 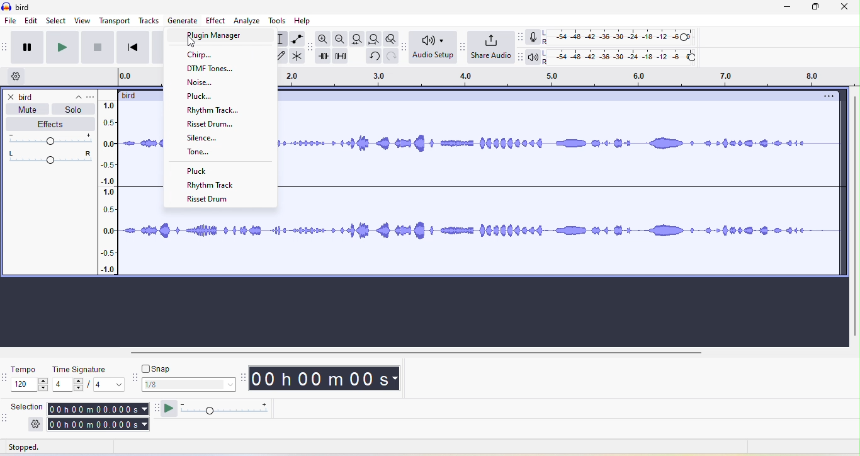 What do you see at coordinates (169, 409) in the screenshot?
I see `play at speed` at bounding box center [169, 409].